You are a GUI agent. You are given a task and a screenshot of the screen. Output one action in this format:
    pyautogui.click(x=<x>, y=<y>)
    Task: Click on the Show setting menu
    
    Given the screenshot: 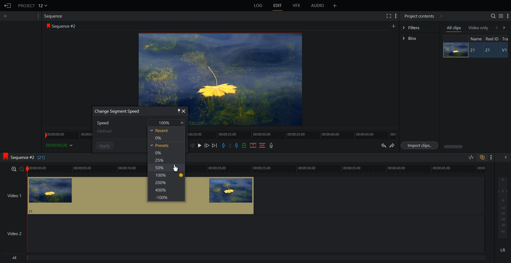 What is the action you would take?
    pyautogui.click(x=38, y=16)
    